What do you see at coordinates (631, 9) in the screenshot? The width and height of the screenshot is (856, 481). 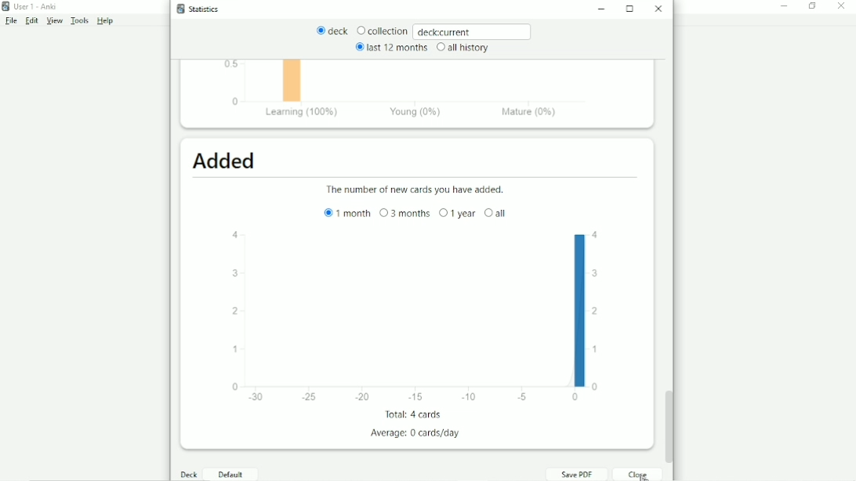 I see `Maximize` at bounding box center [631, 9].